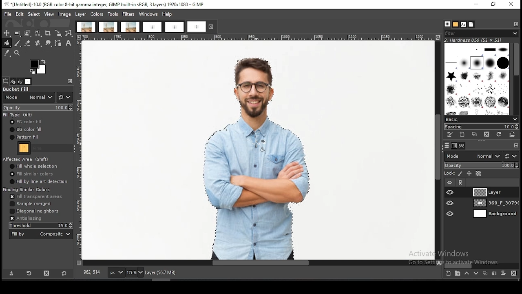 This screenshot has width=522, height=294. I want to click on tool options, so click(6, 81).